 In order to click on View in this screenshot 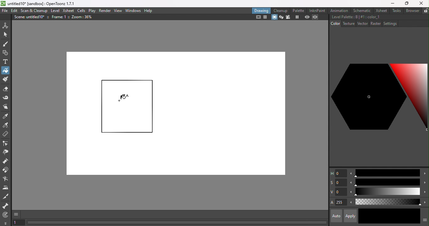, I will do `click(118, 11)`.